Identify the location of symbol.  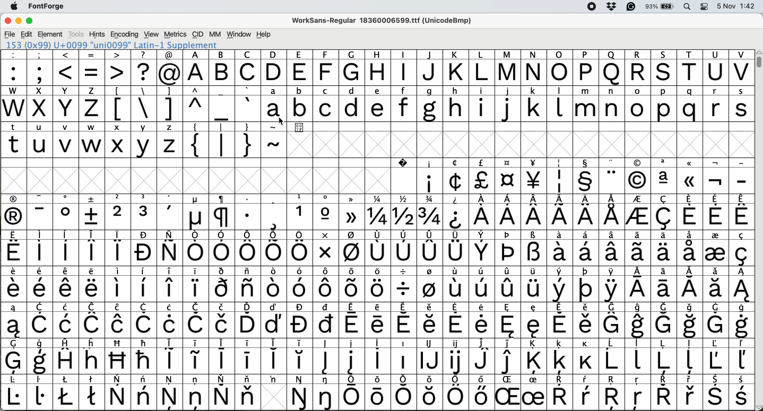
(405, 320).